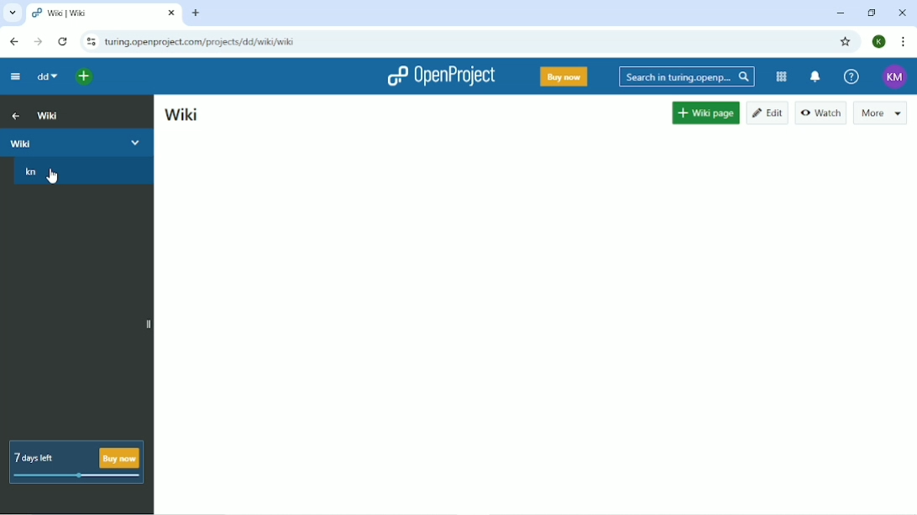 This screenshot has height=515, width=917. What do you see at coordinates (61, 41) in the screenshot?
I see `Reload this page` at bounding box center [61, 41].